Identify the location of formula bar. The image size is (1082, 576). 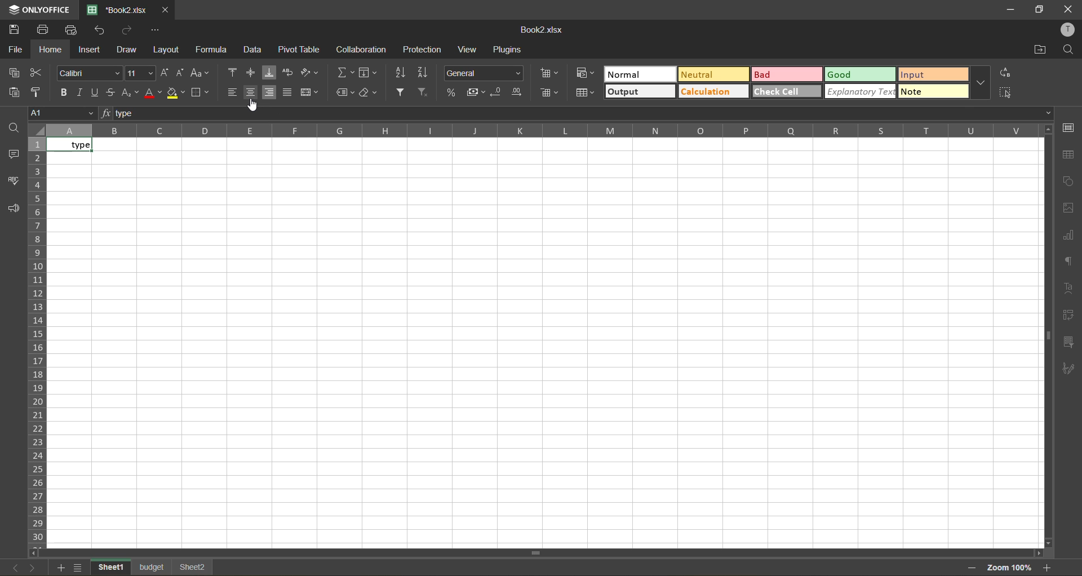
(580, 112).